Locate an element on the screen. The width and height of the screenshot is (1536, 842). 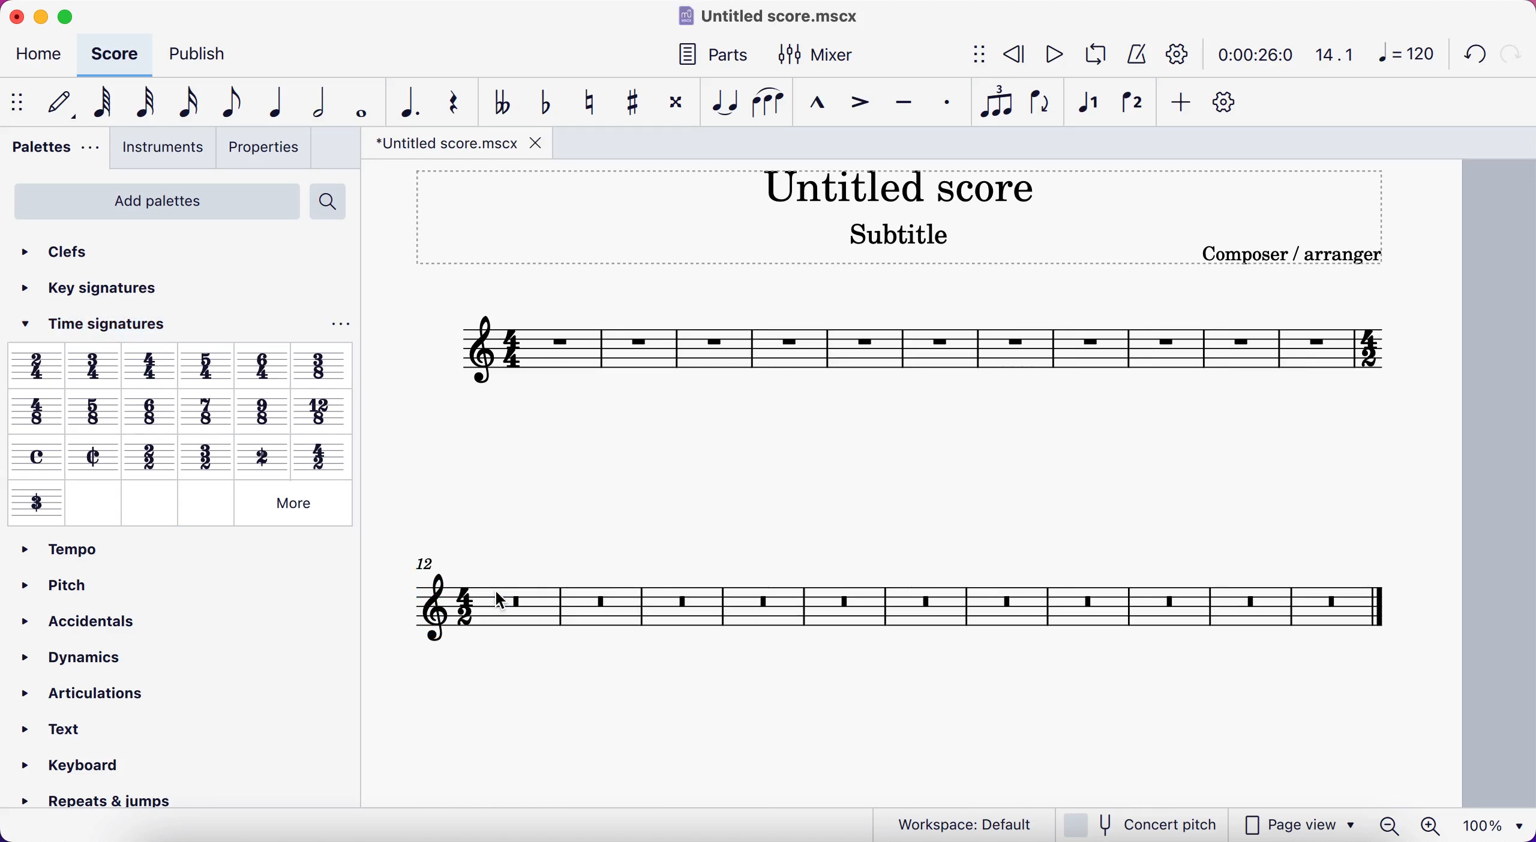
publish is located at coordinates (203, 56).